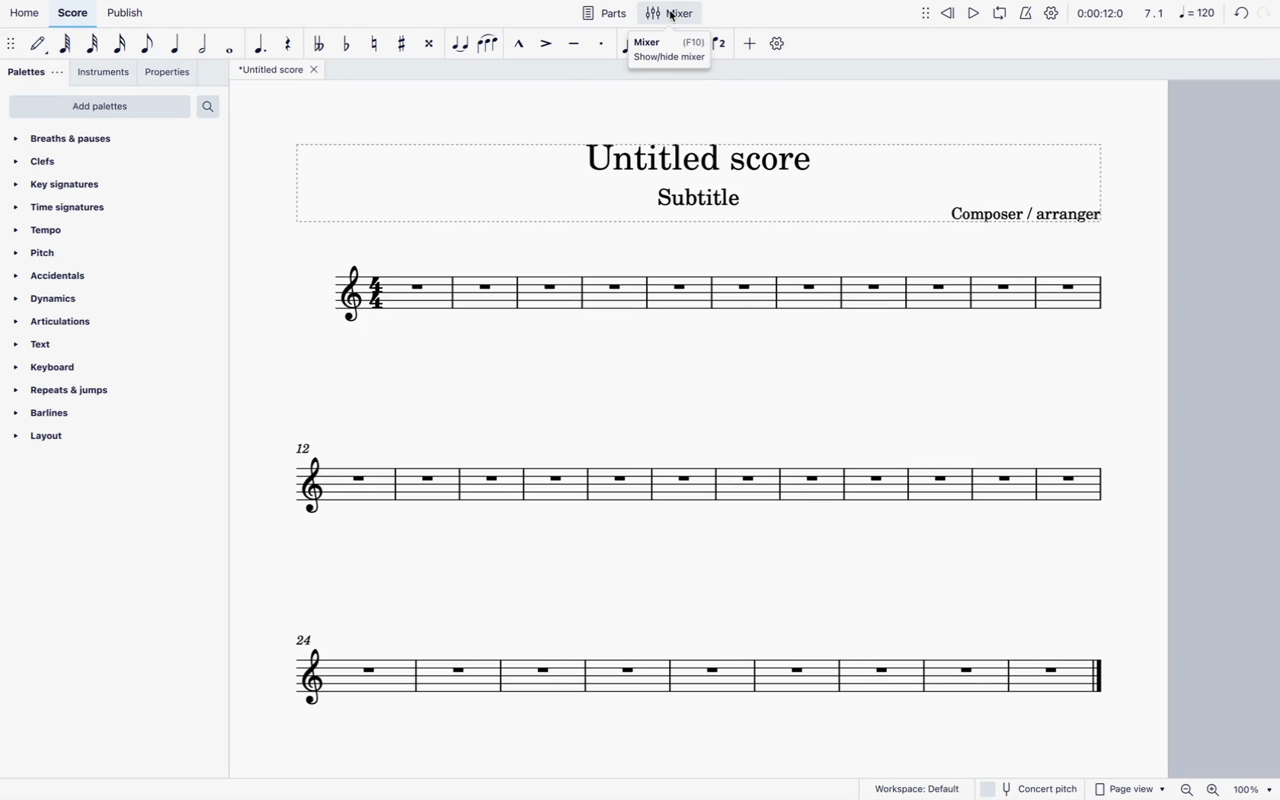  What do you see at coordinates (670, 14) in the screenshot?
I see `mixer` at bounding box center [670, 14].